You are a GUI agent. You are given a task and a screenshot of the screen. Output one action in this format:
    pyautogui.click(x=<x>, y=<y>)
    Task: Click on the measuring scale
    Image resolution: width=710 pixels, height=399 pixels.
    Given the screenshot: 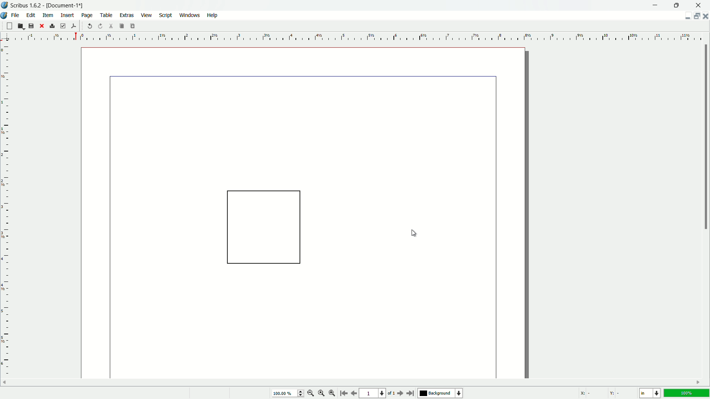 What is the action you would take?
    pyautogui.click(x=7, y=205)
    